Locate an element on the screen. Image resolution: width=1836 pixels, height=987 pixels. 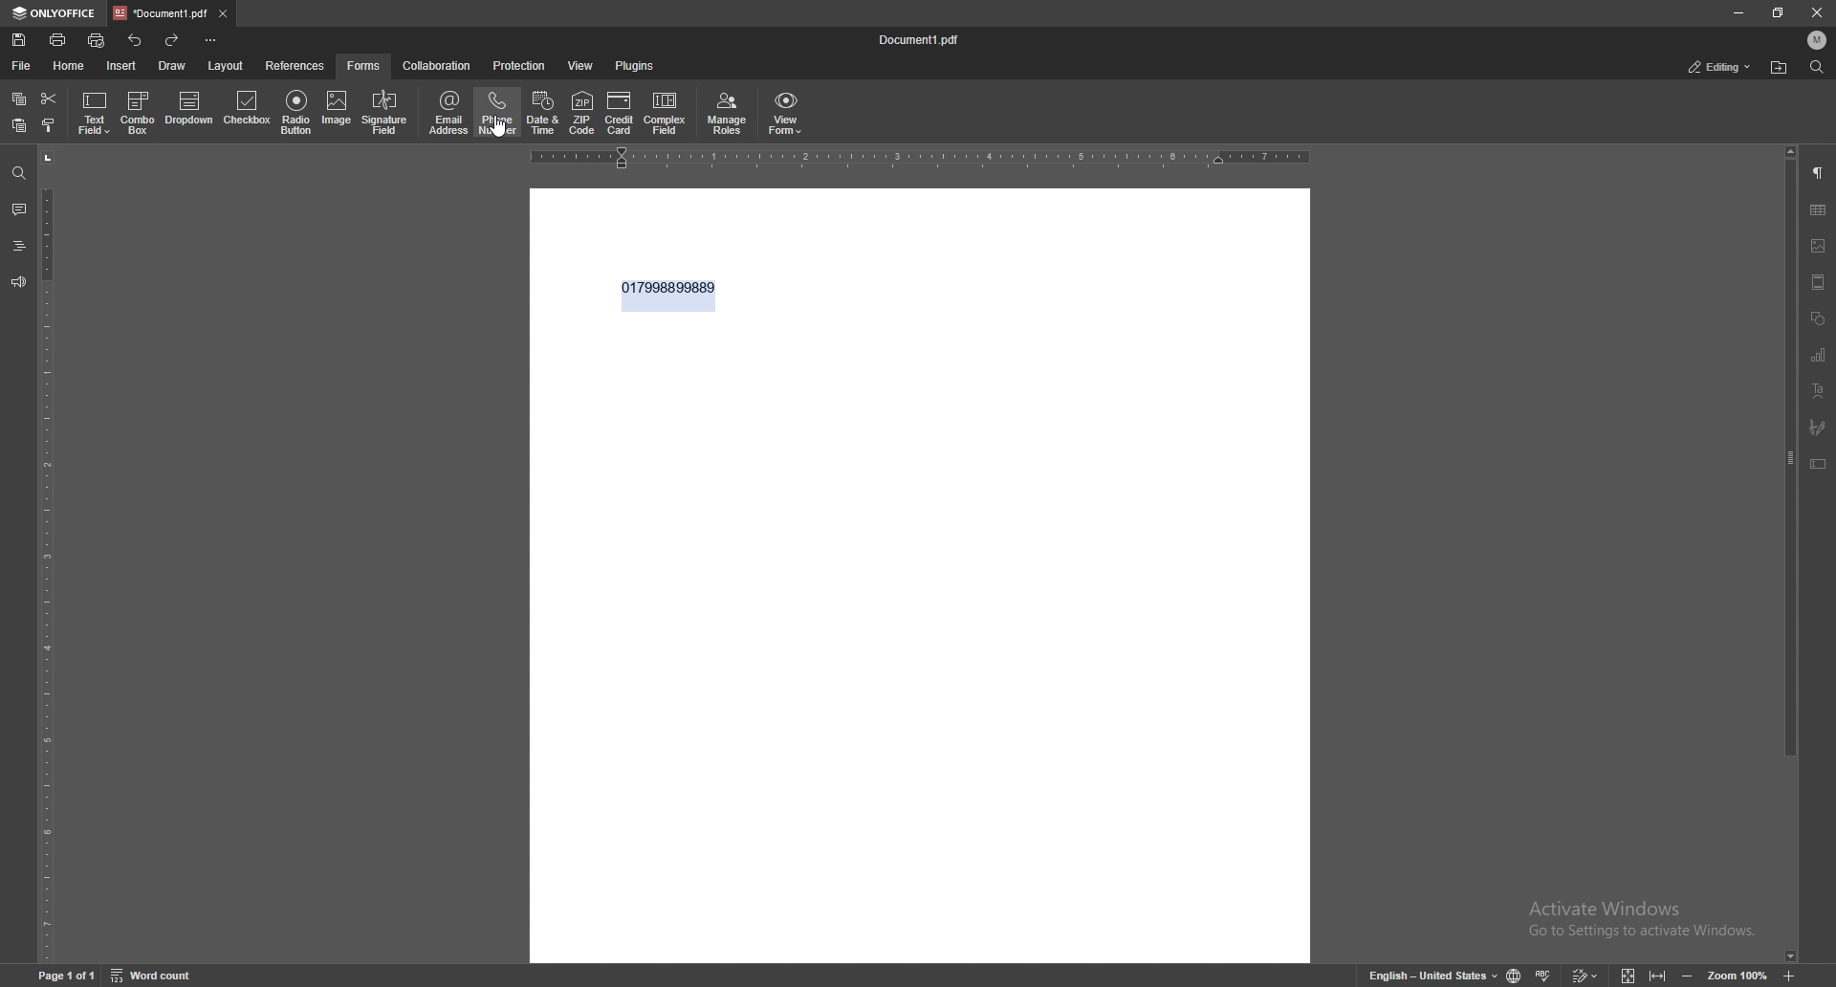
signature is located at coordinates (1816, 428).